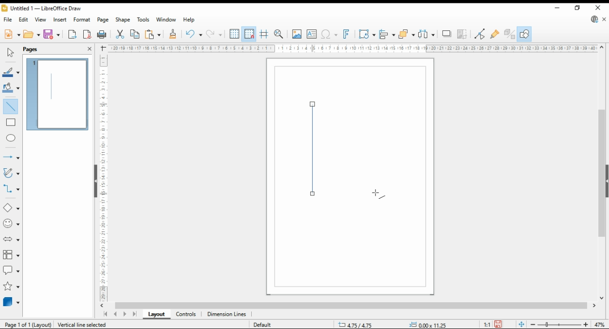 The height and width of the screenshot is (329, 609). Describe the element at coordinates (367, 34) in the screenshot. I see `transformations` at that location.